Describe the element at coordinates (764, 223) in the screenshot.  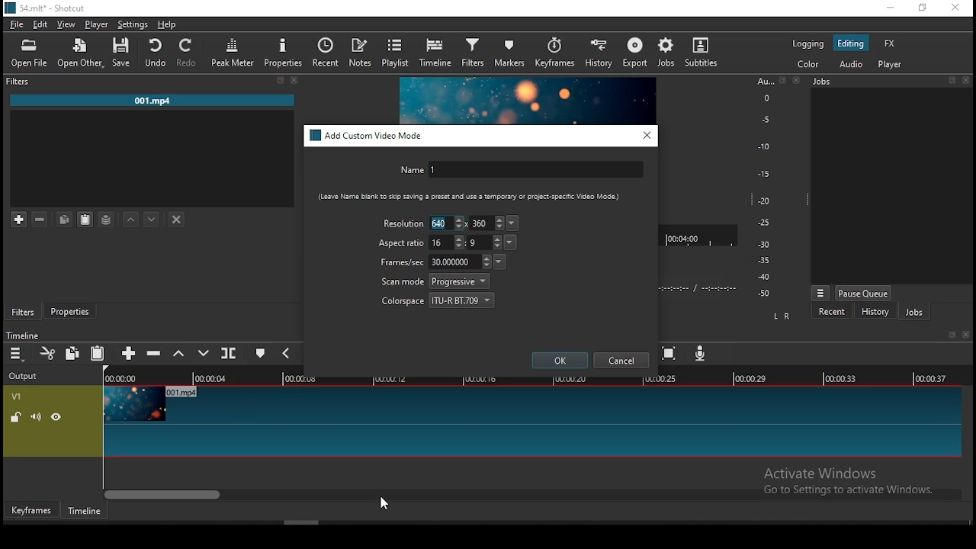
I see `-25` at that location.